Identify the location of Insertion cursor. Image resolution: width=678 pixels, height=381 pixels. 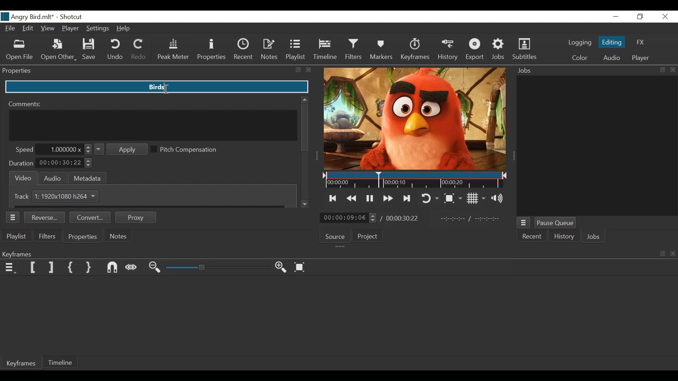
(380, 180).